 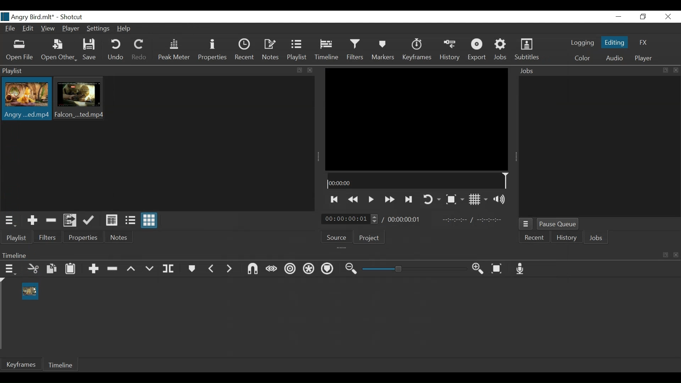 I want to click on logging, so click(x=583, y=43).